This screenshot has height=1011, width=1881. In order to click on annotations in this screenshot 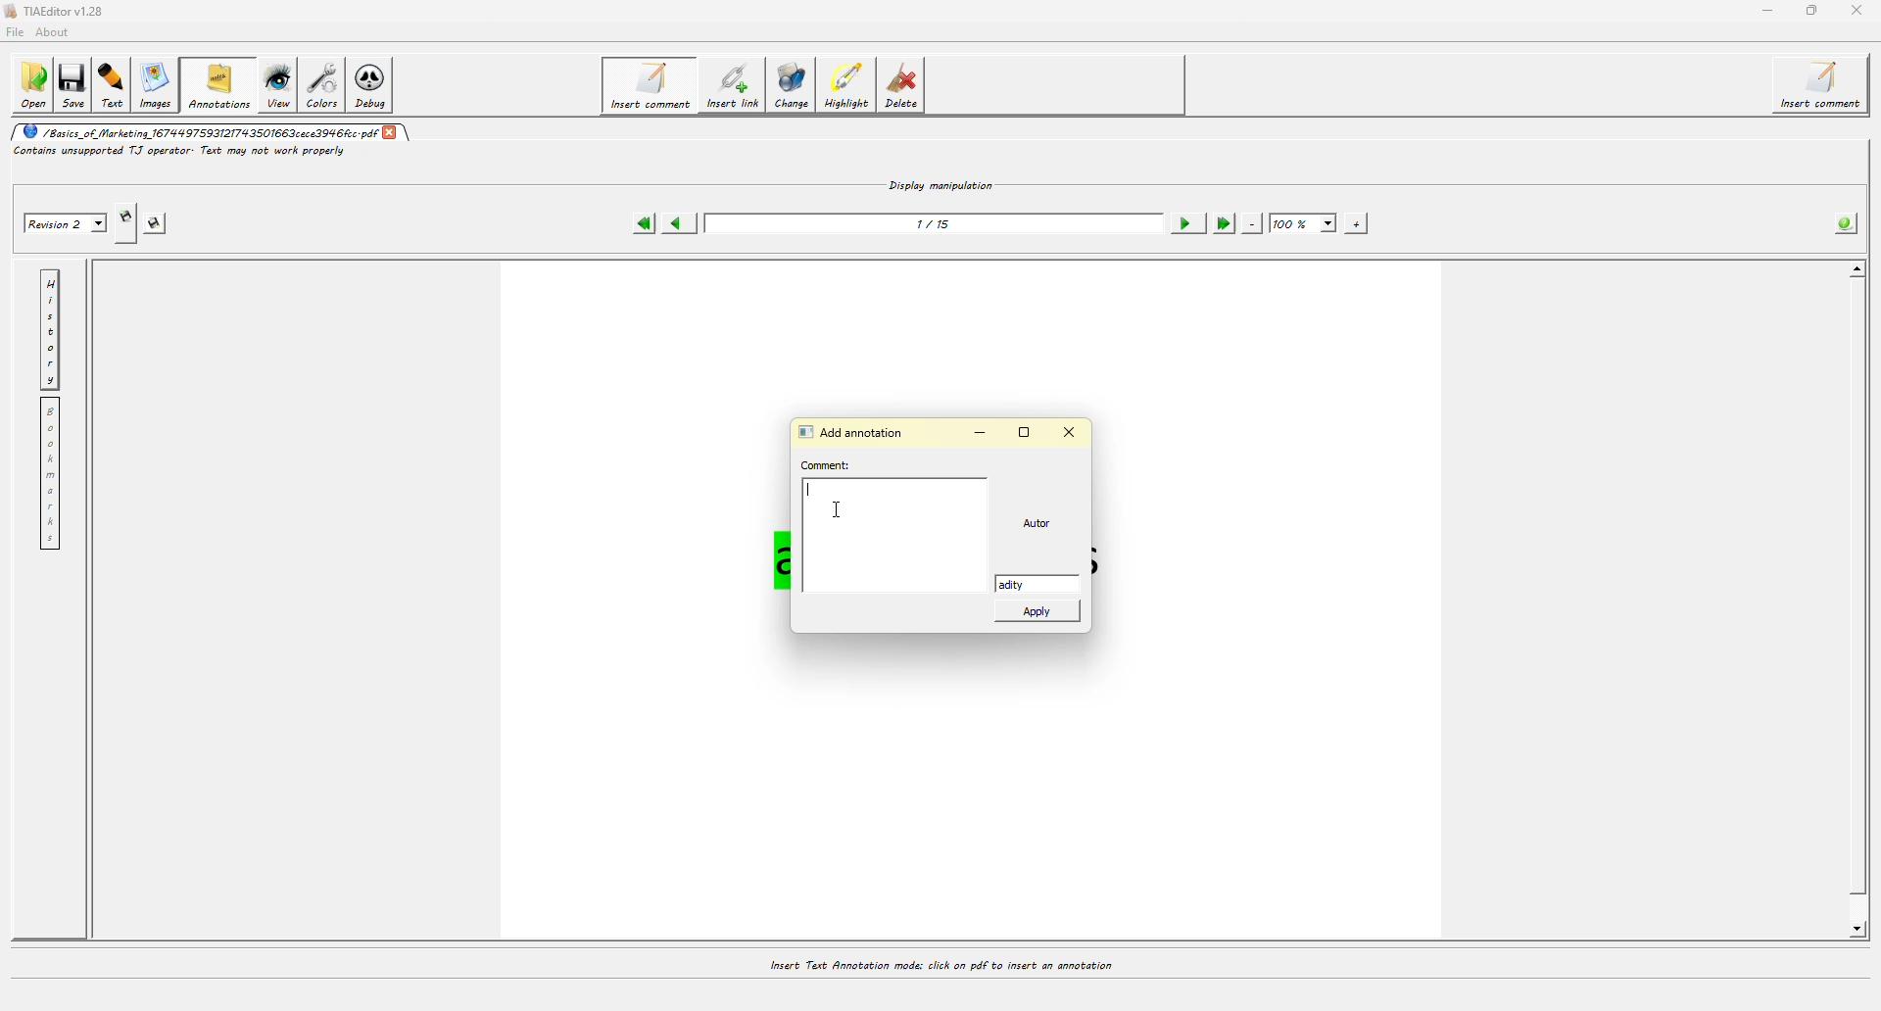, I will do `click(219, 84)`.